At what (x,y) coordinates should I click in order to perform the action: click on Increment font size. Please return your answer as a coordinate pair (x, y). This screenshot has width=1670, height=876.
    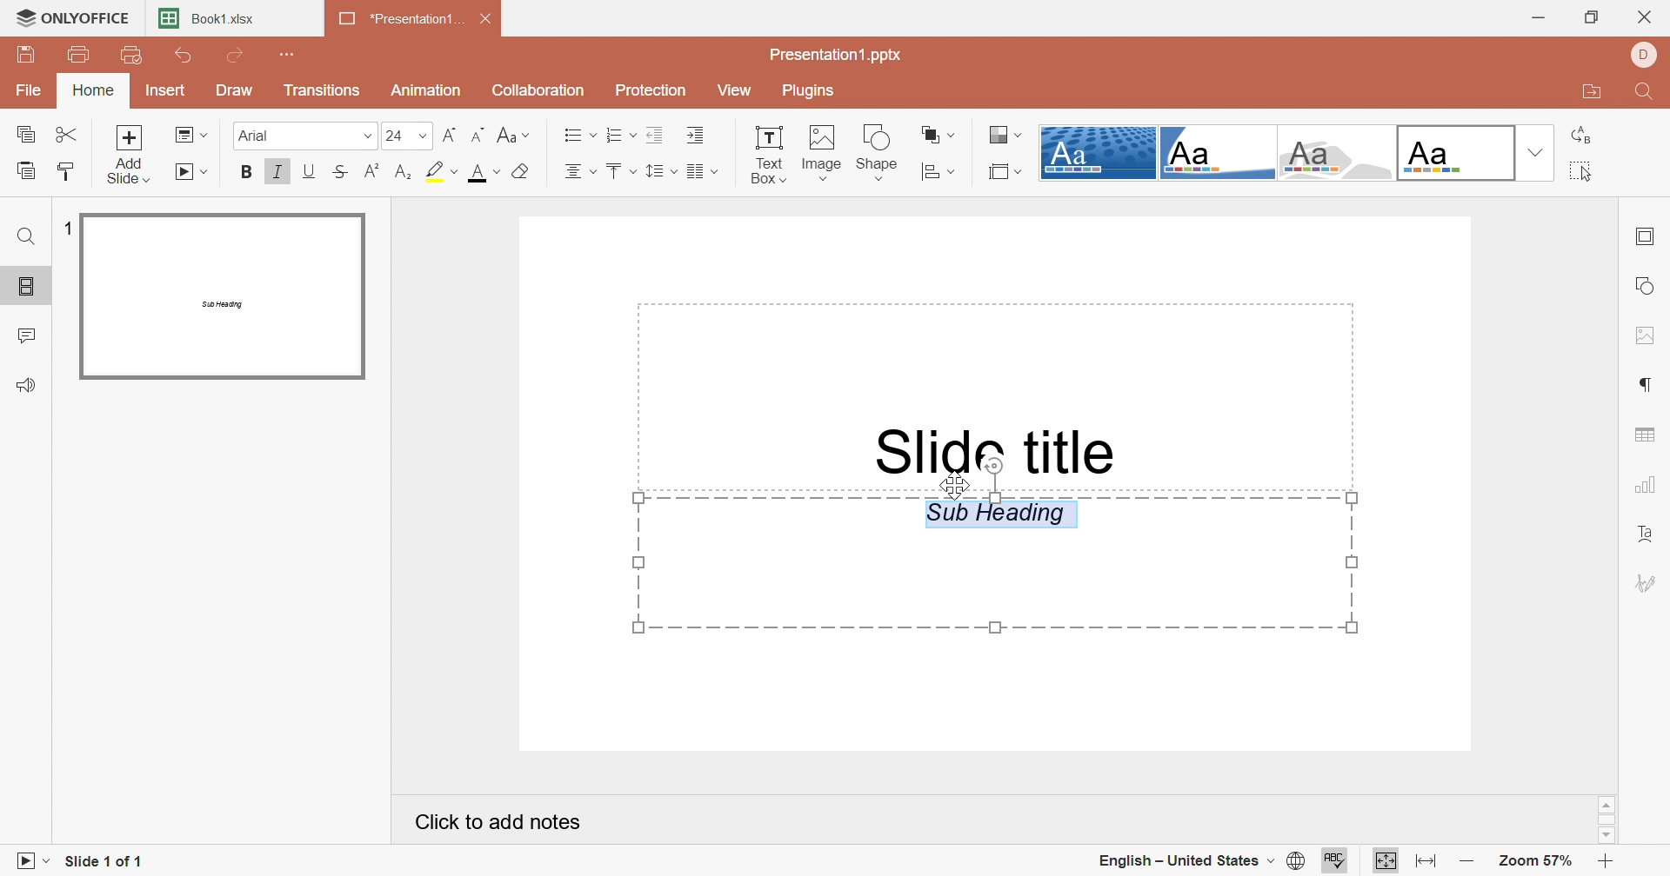
    Looking at the image, I should click on (480, 135).